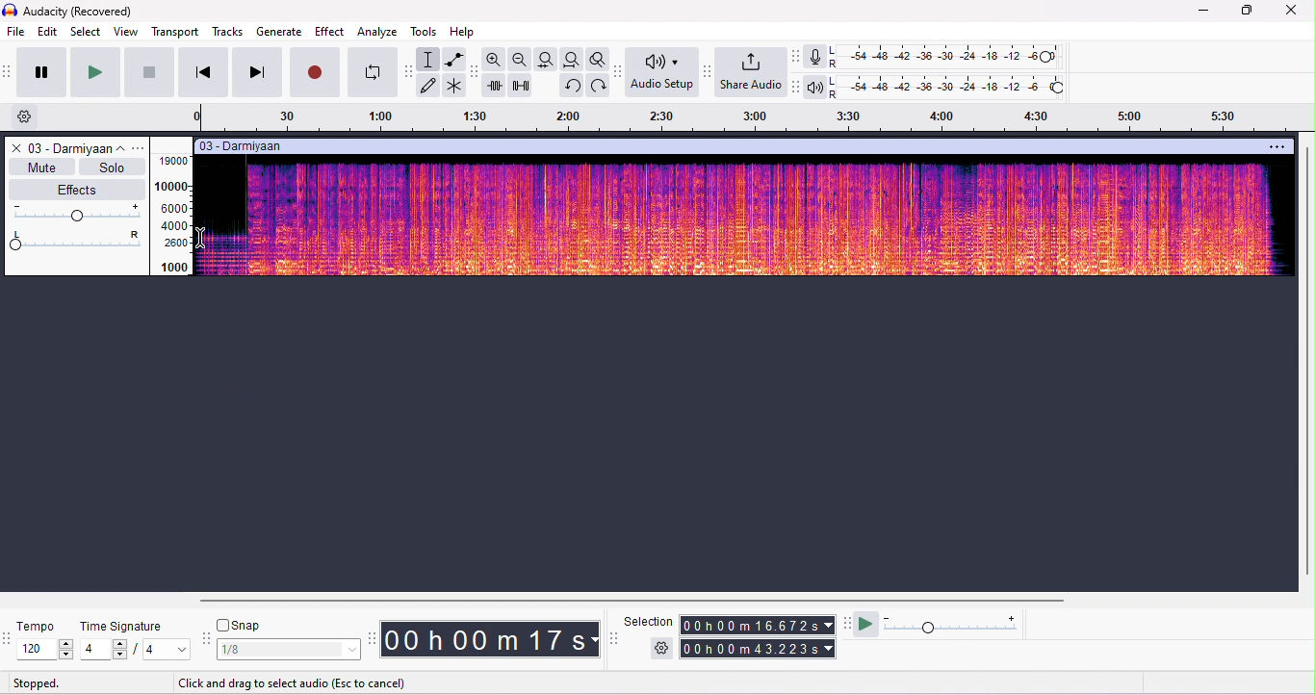 The image size is (1315, 695). Describe the element at coordinates (314, 70) in the screenshot. I see `record` at that location.